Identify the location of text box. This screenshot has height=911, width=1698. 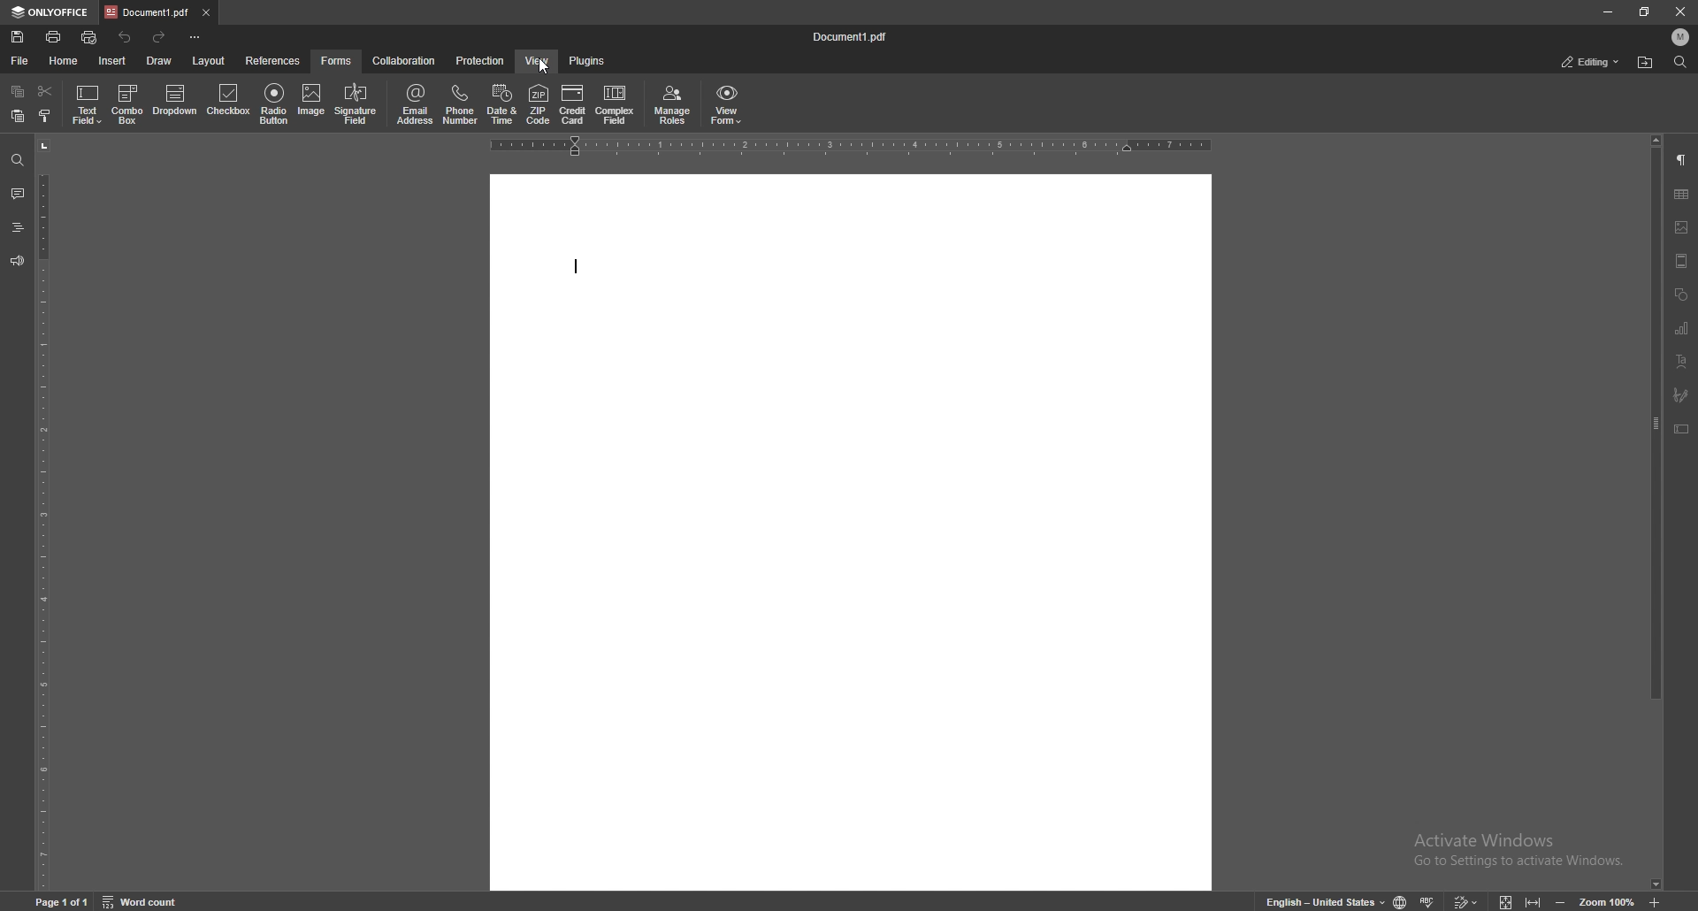
(1682, 431).